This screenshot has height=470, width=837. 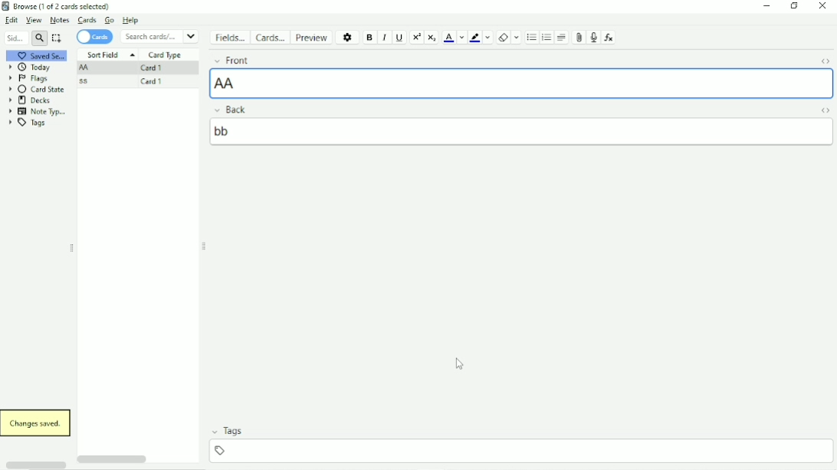 I want to click on Card Type, so click(x=166, y=55).